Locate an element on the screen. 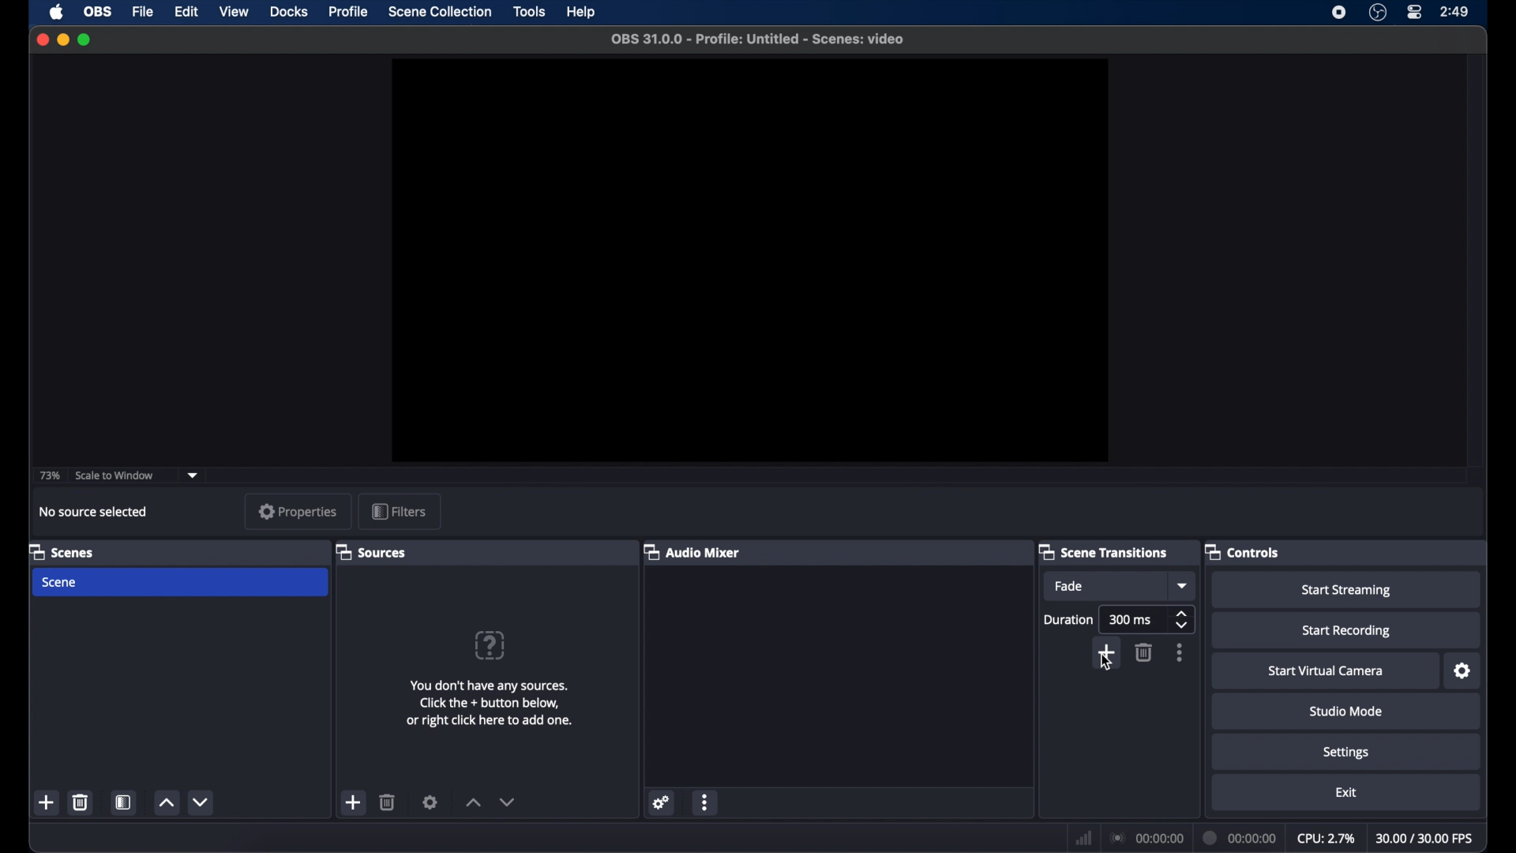  studio mode is located at coordinates (1346, 711).